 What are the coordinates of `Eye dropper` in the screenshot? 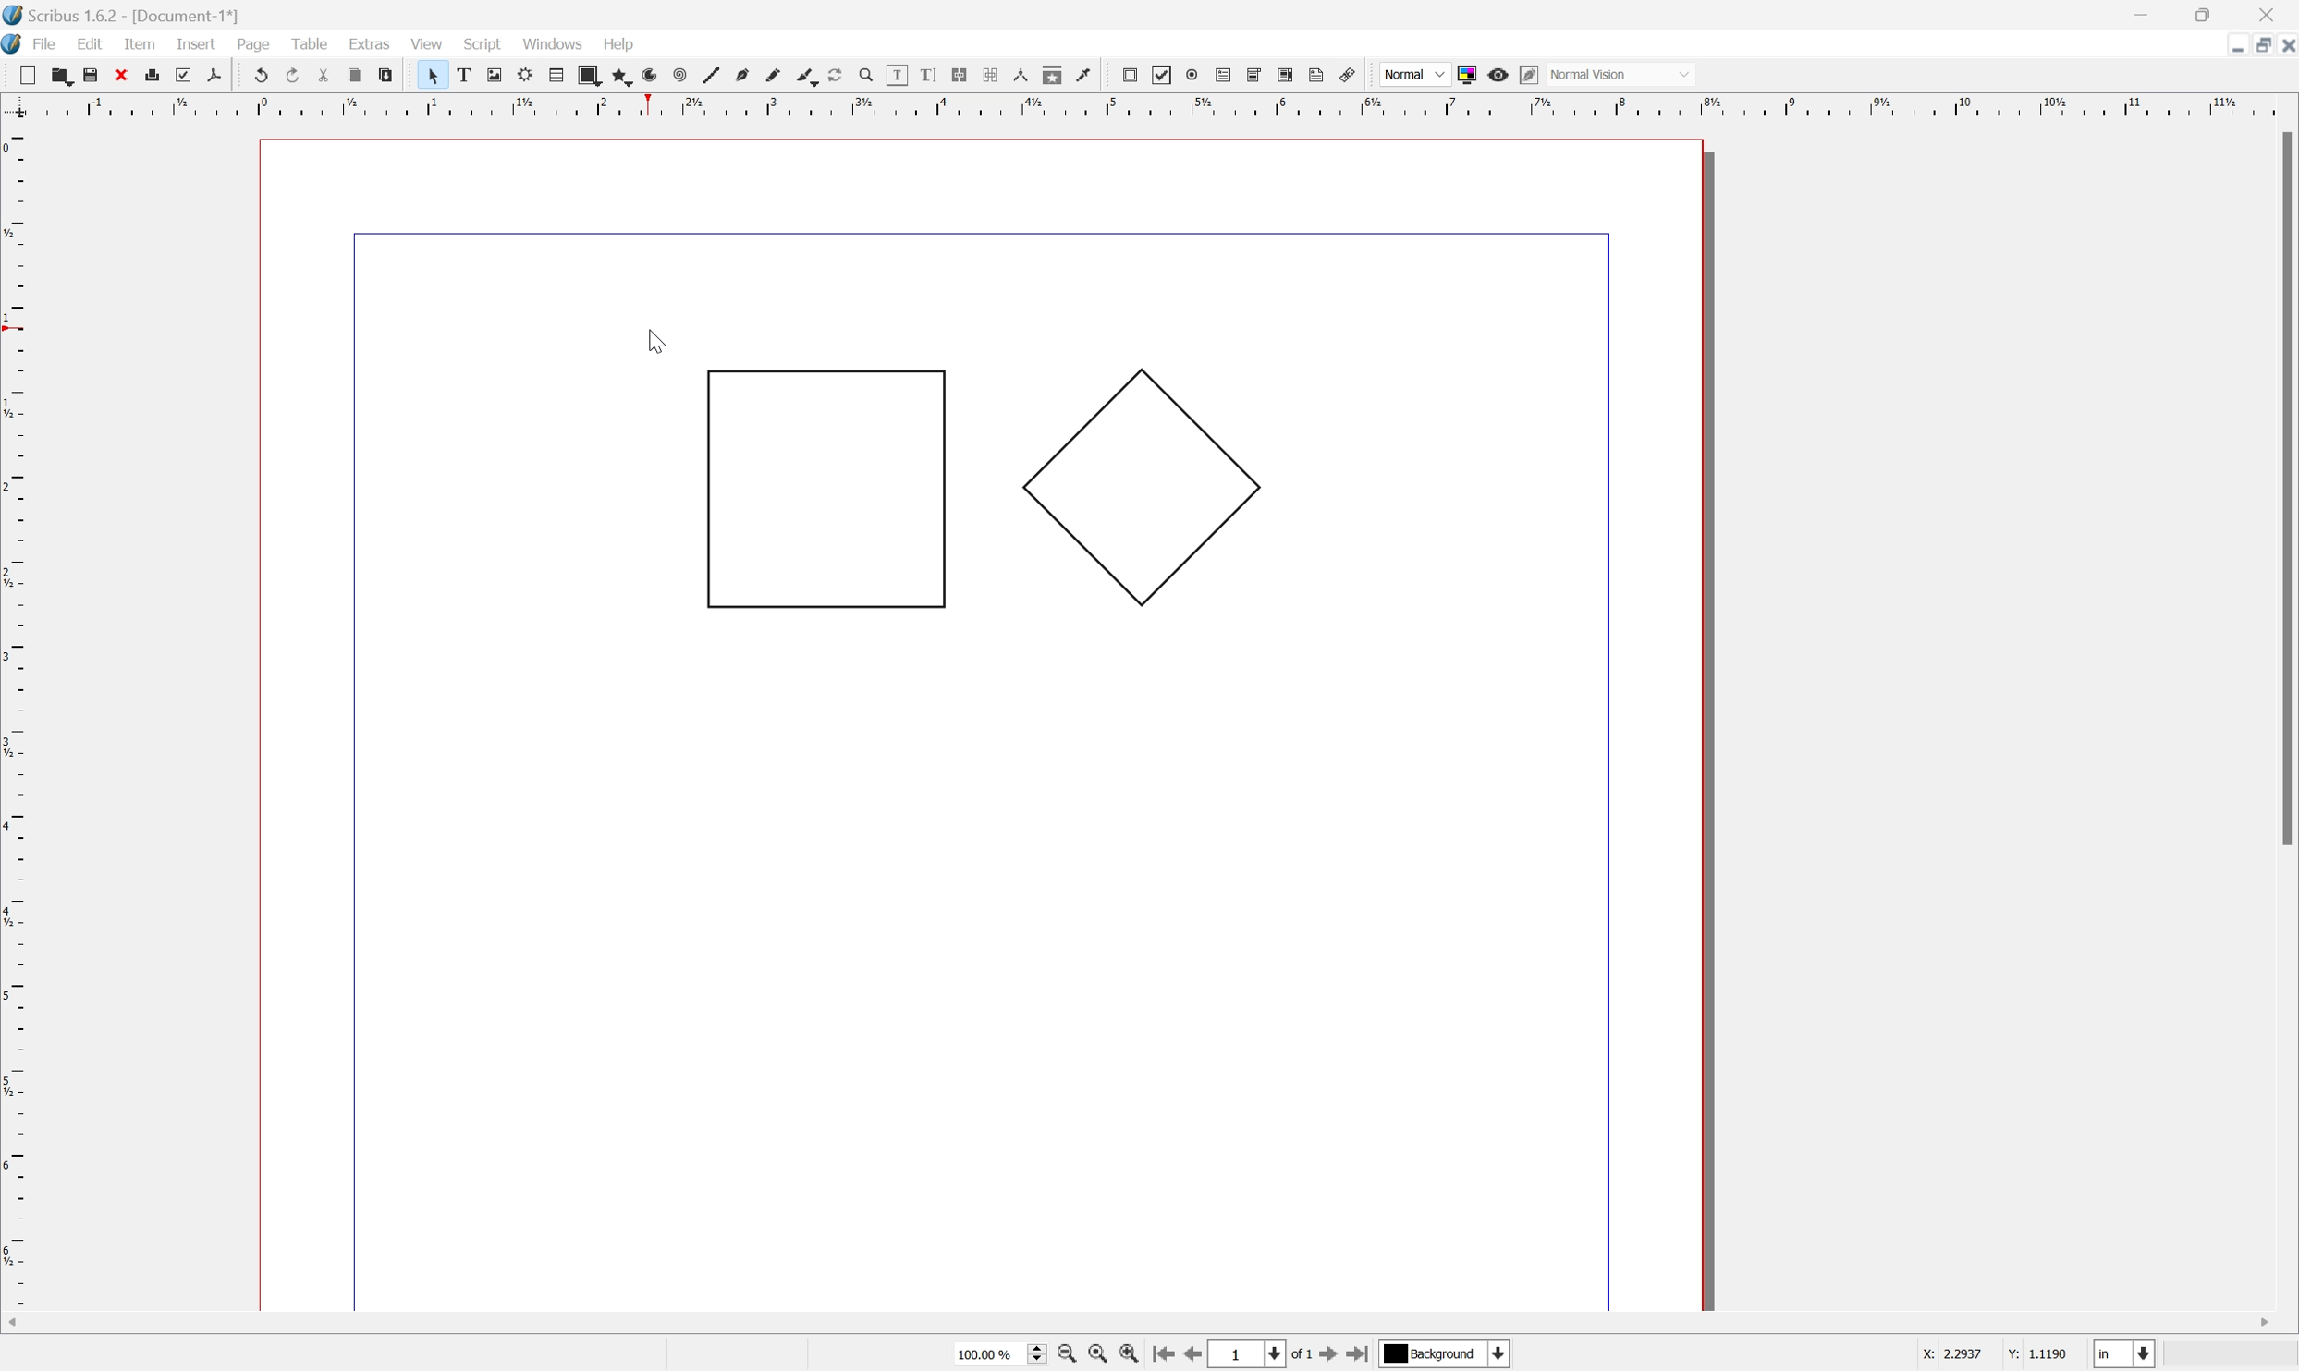 It's located at (1084, 74).